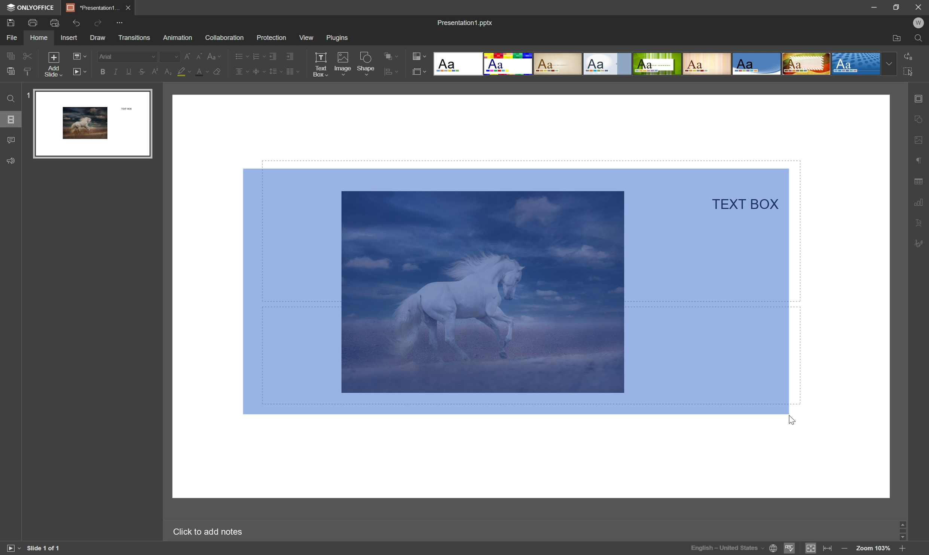 The width and height of the screenshot is (929, 555). What do you see at coordinates (10, 162) in the screenshot?
I see `feedback & support` at bounding box center [10, 162].